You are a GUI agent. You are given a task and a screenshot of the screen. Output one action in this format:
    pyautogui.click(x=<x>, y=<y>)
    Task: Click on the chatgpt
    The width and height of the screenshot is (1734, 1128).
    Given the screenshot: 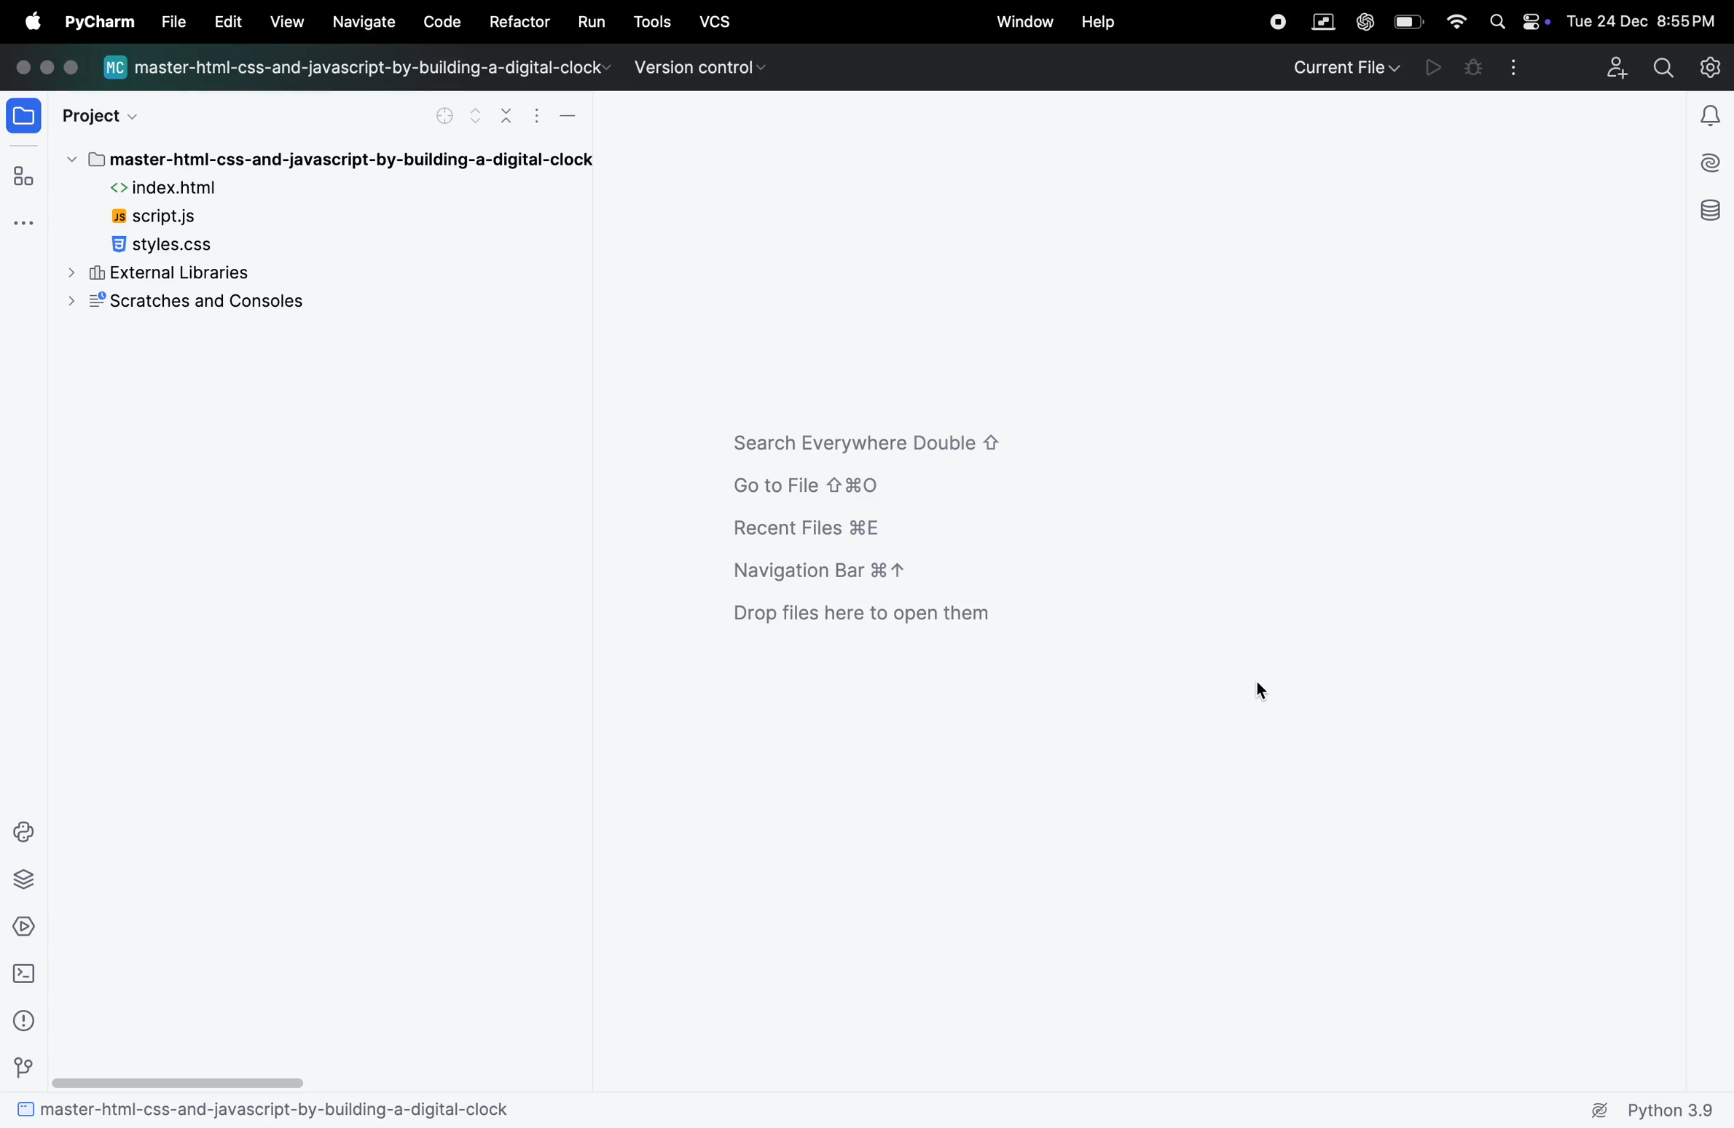 What is the action you would take?
    pyautogui.click(x=1364, y=20)
    